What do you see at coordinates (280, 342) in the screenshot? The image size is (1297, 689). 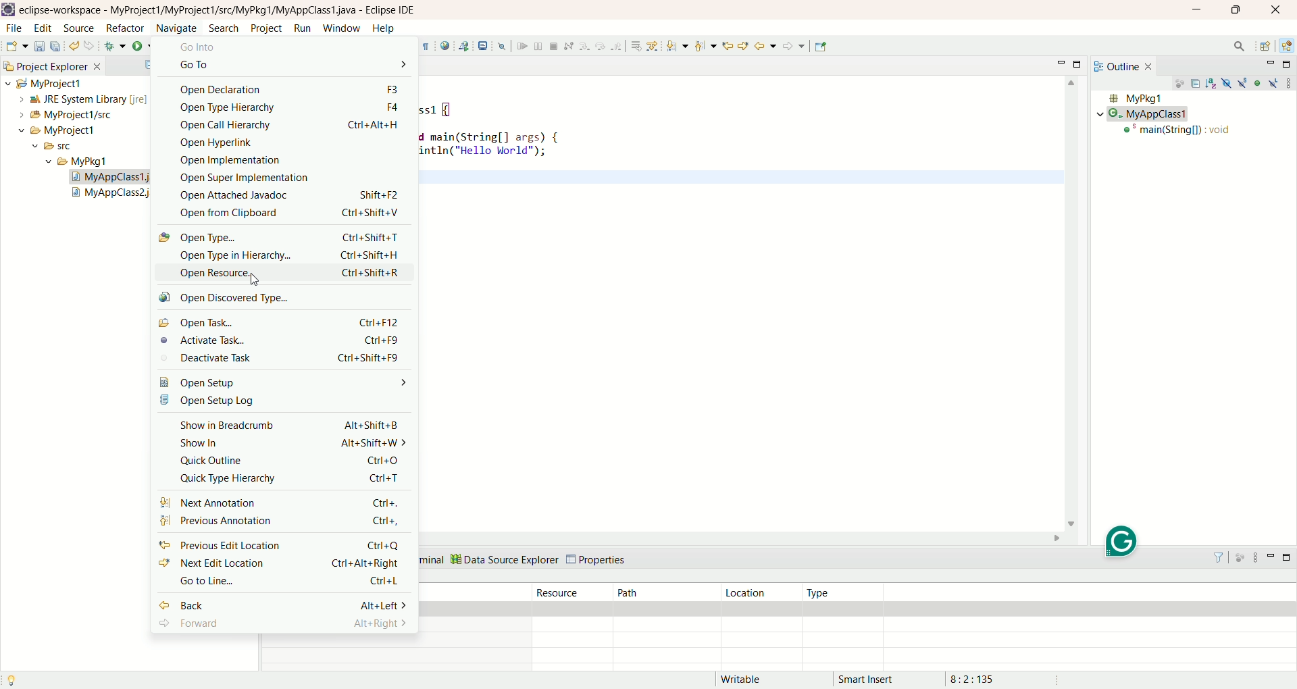 I see `activate task` at bounding box center [280, 342].